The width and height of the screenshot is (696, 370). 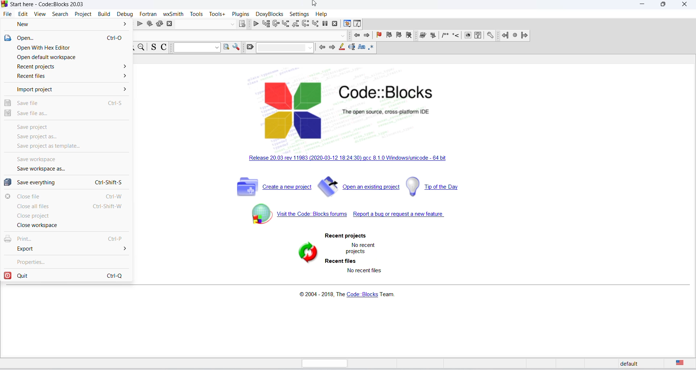 I want to click on option window, so click(x=225, y=47).